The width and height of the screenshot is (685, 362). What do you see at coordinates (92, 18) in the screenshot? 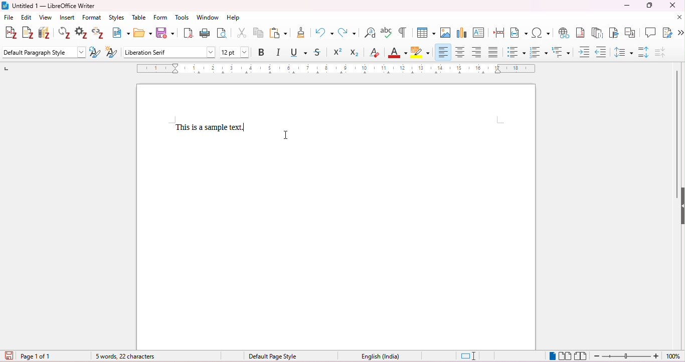
I see `format` at bounding box center [92, 18].